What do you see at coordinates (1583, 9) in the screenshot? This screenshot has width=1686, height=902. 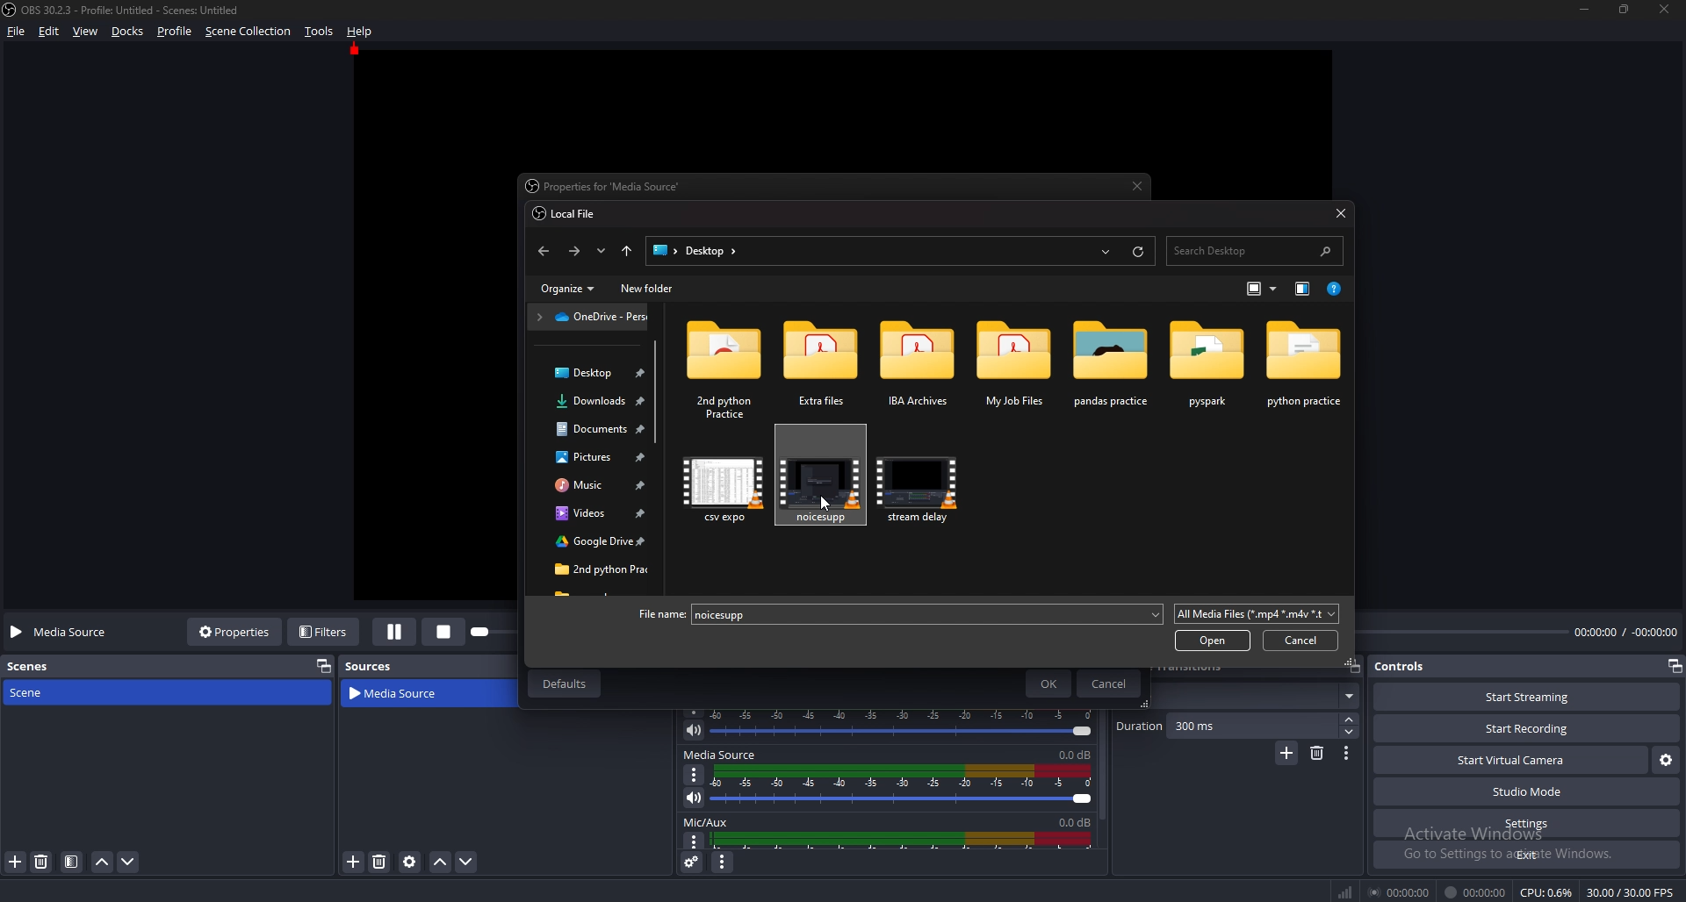 I see `Minimize` at bounding box center [1583, 9].